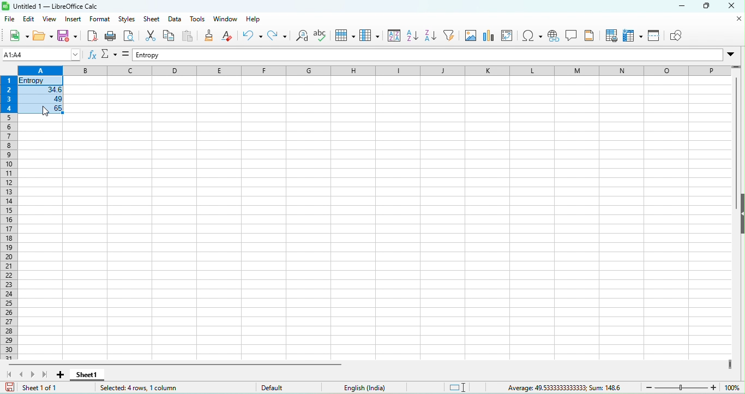  What do you see at coordinates (472, 36) in the screenshot?
I see `image` at bounding box center [472, 36].